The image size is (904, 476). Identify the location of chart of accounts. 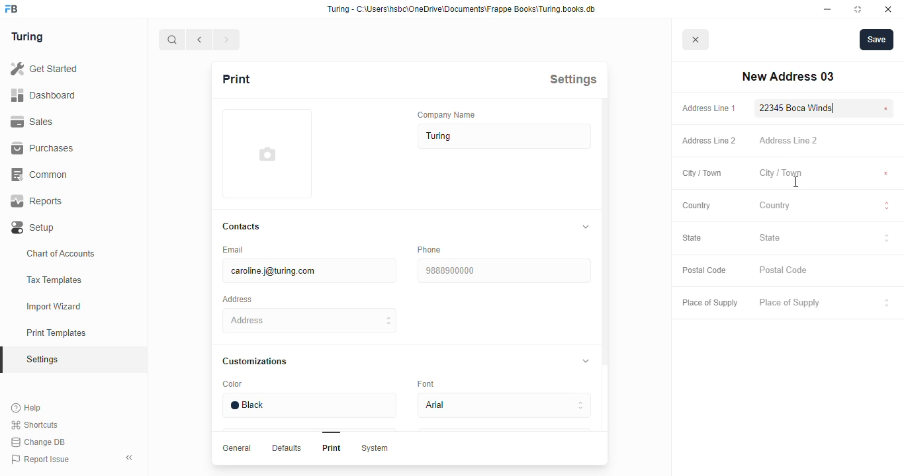
(61, 253).